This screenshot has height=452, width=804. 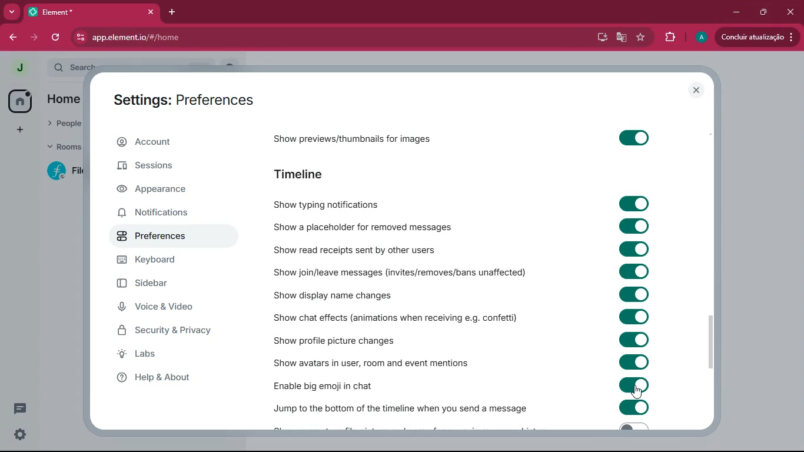 I want to click on show join / leave messages (invites/removes/ban unaffected), so click(x=414, y=270).